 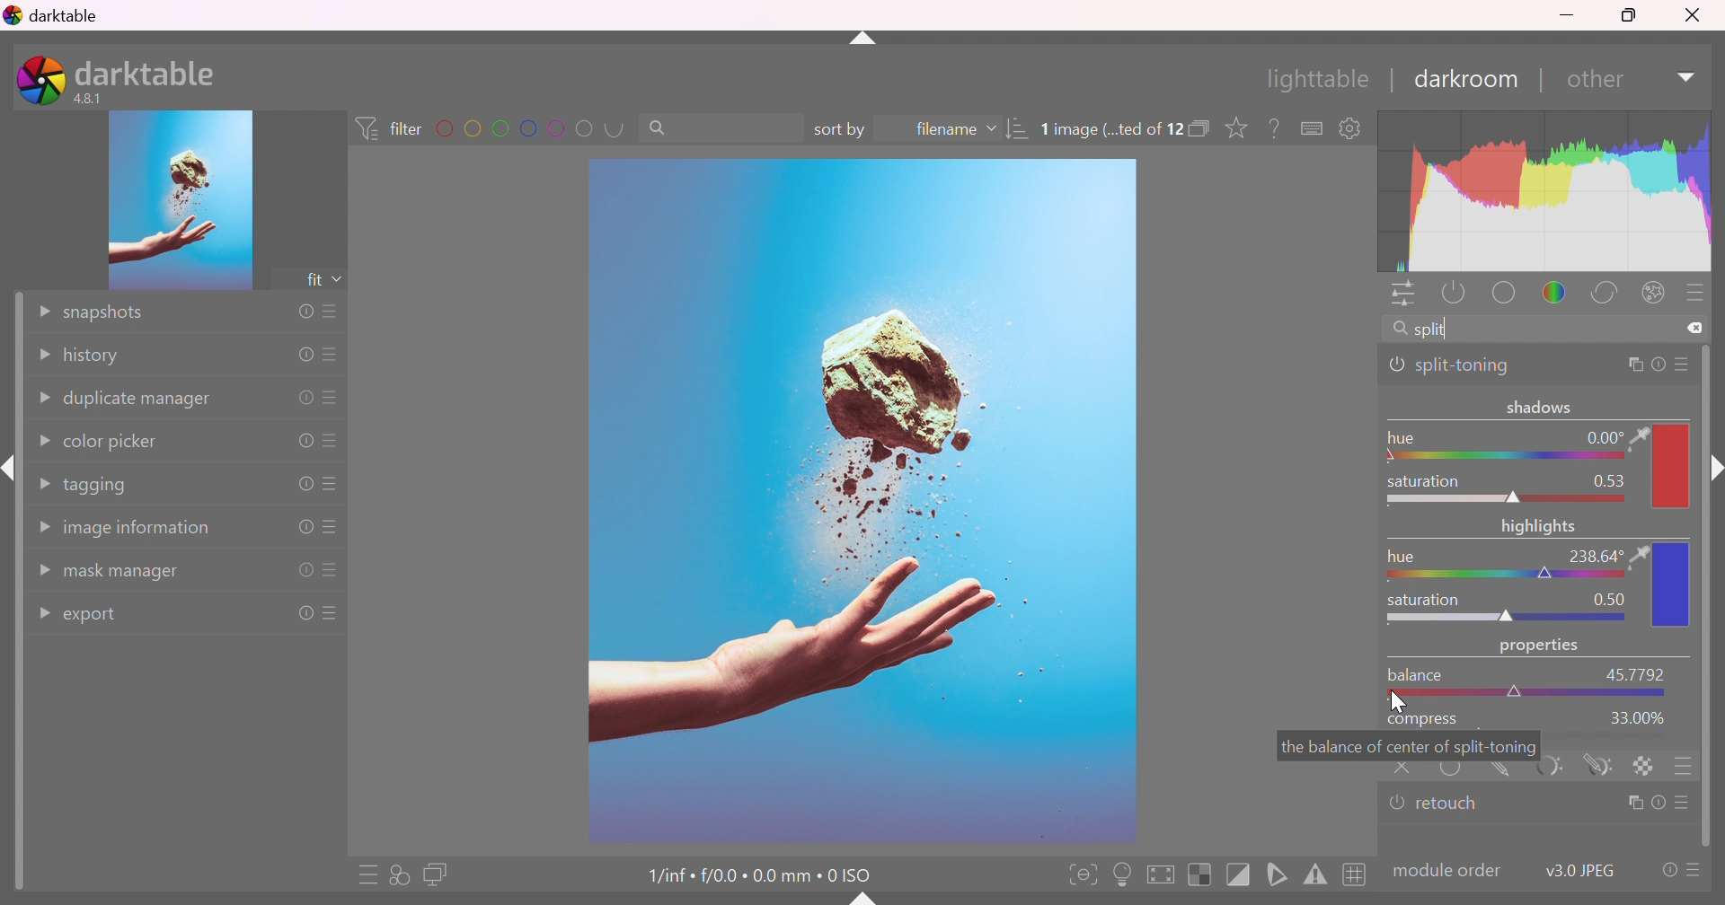 I want to click on quick access panel, so click(x=1403, y=292).